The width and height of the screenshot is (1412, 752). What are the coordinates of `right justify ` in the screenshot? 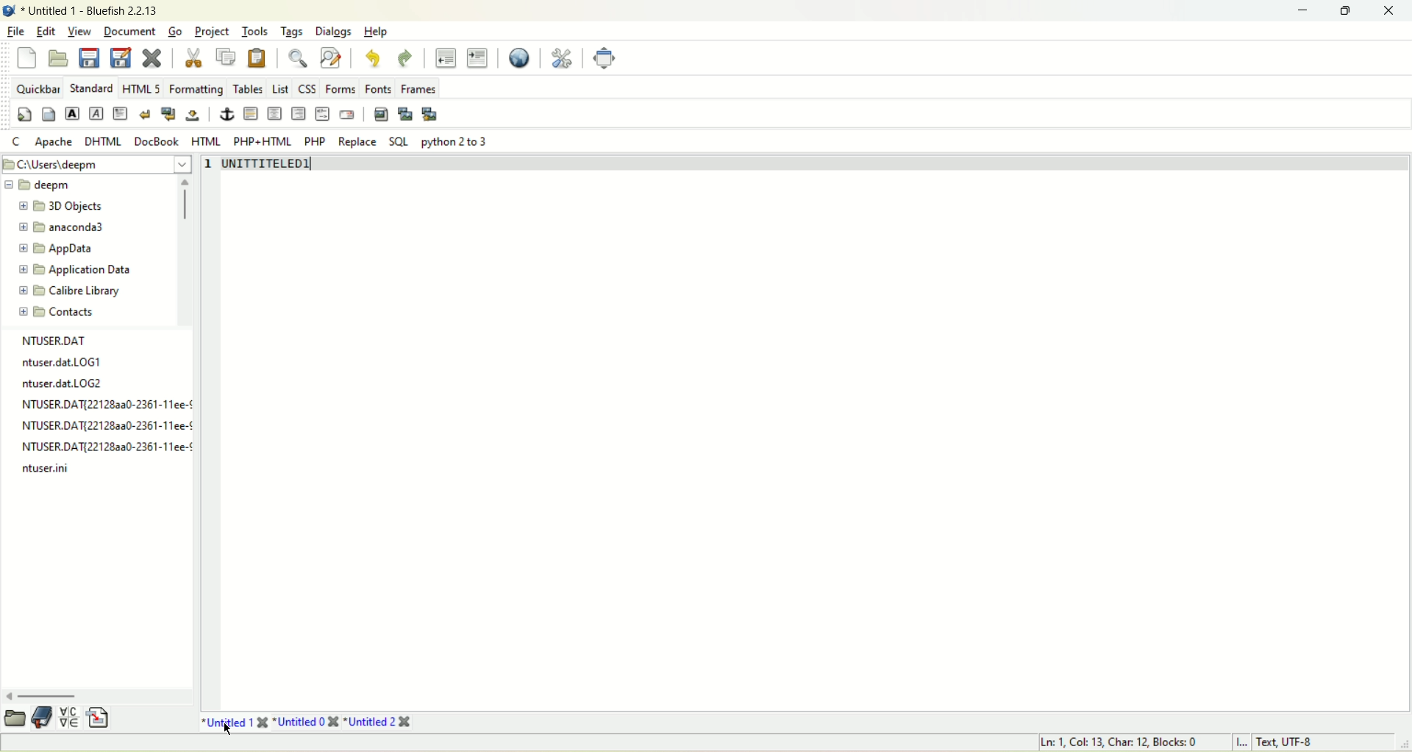 It's located at (299, 117).